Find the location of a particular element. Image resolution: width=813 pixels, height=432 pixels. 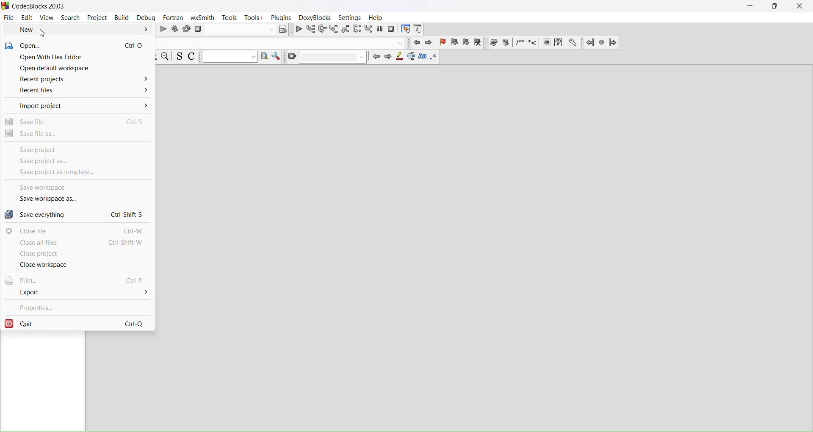

Insert line is located at coordinates (533, 43).